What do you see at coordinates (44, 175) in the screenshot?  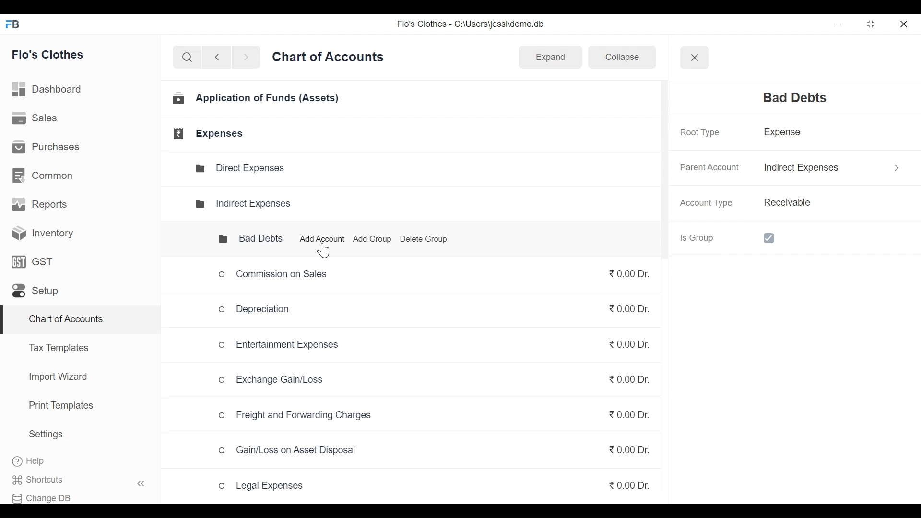 I see `Common` at bounding box center [44, 175].